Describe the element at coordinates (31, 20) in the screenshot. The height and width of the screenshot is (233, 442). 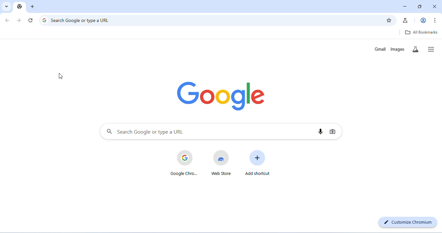
I see `refresh` at that location.